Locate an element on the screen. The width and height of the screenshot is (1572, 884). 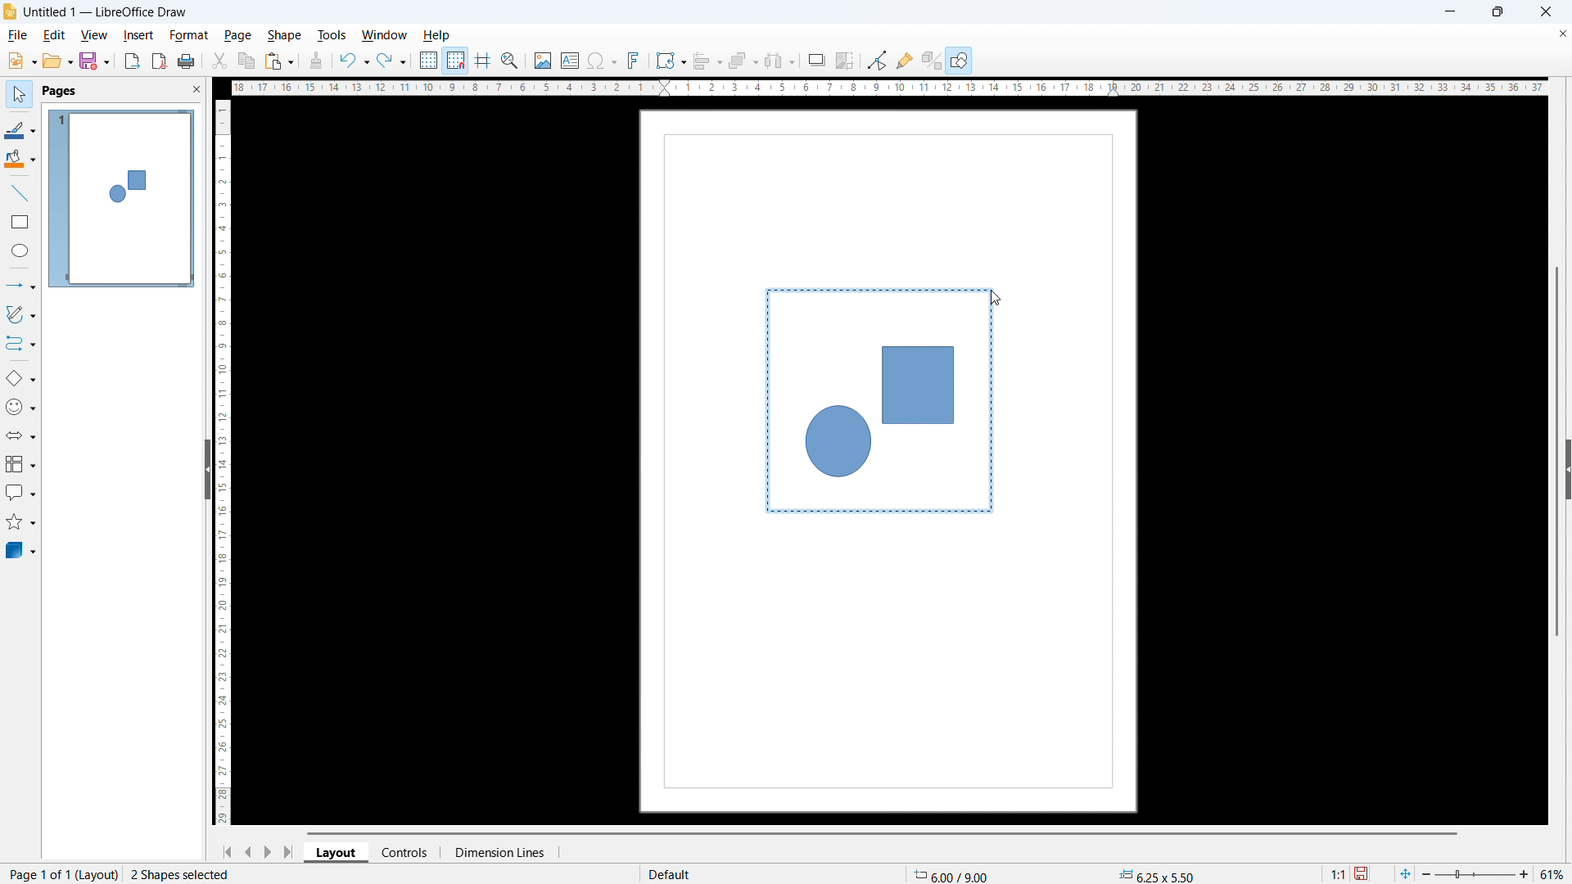
close pane is located at coordinates (196, 90).